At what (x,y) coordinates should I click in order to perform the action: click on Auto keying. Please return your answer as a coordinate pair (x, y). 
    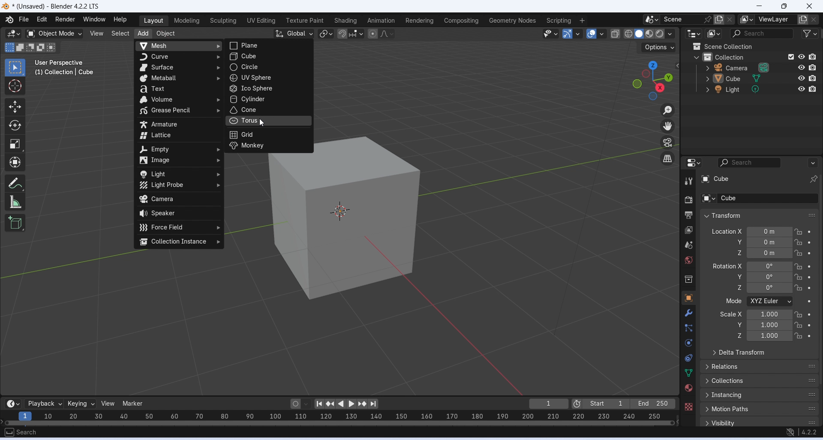
    Looking at the image, I should click on (295, 403).